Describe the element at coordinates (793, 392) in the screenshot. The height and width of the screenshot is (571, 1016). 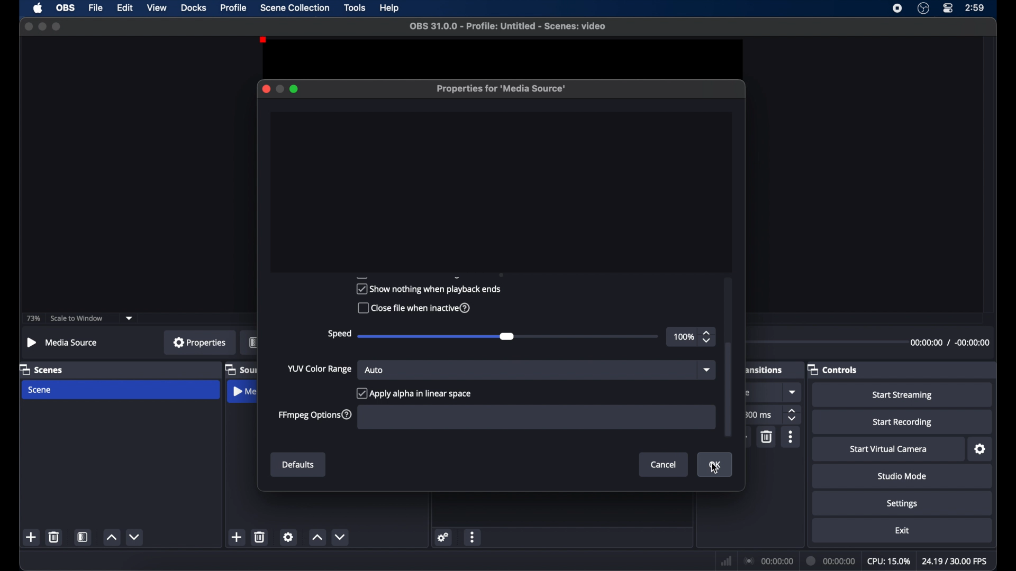
I see `dropdown` at that location.